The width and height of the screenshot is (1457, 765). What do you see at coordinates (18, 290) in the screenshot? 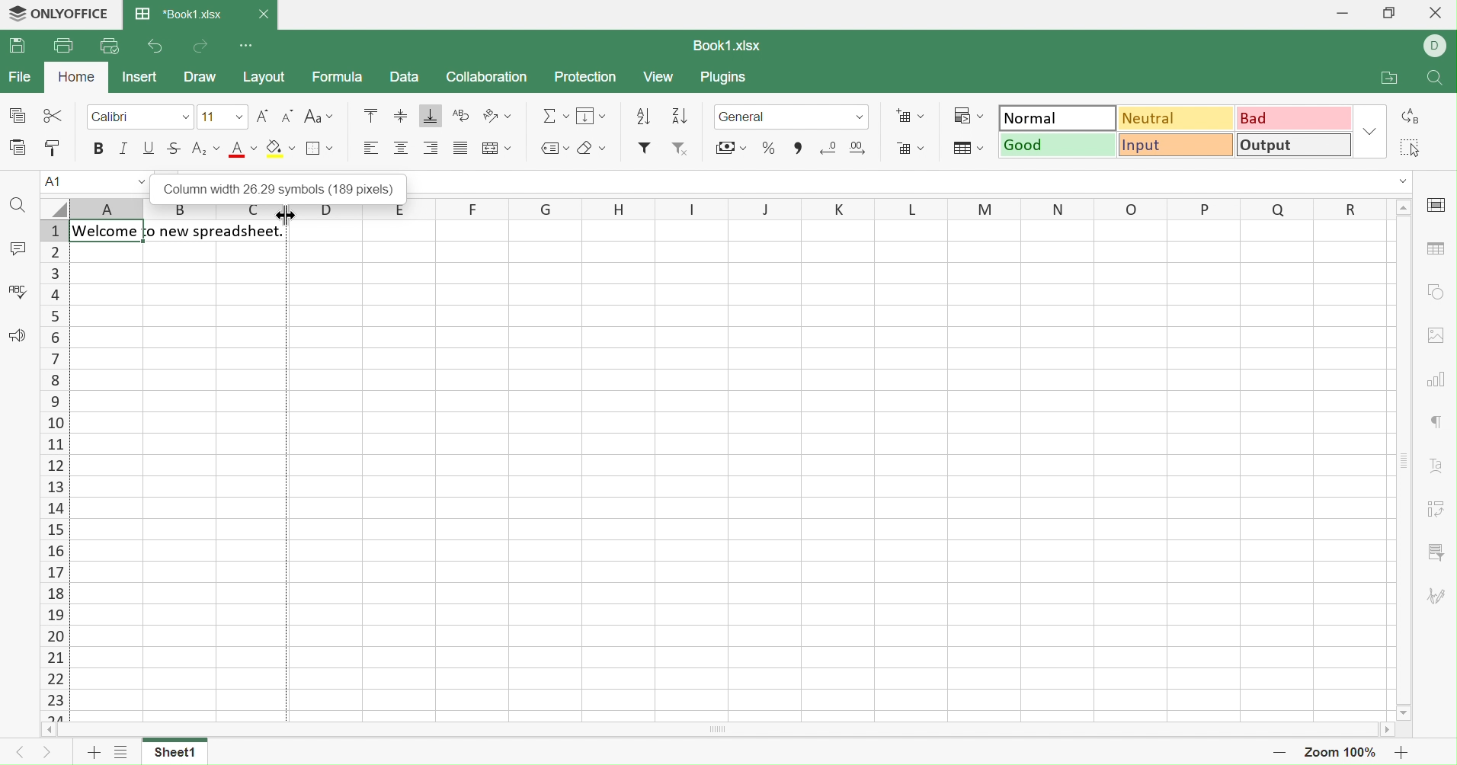
I see `Check Spelling` at bounding box center [18, 290].